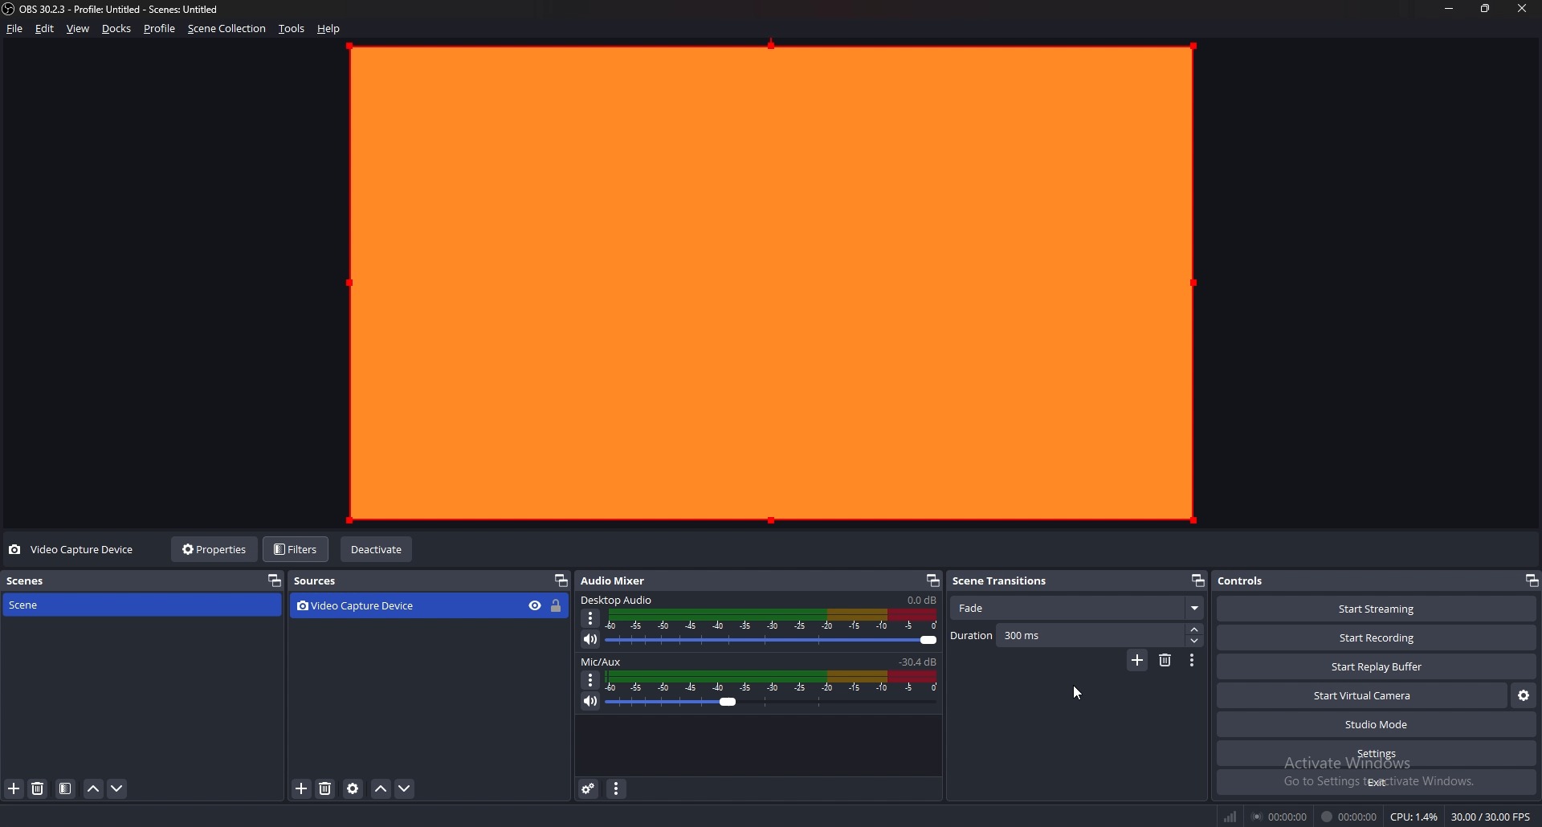  Describe the element at coordinates (1197, 582) in the screenshot. I see `popout` at that location.